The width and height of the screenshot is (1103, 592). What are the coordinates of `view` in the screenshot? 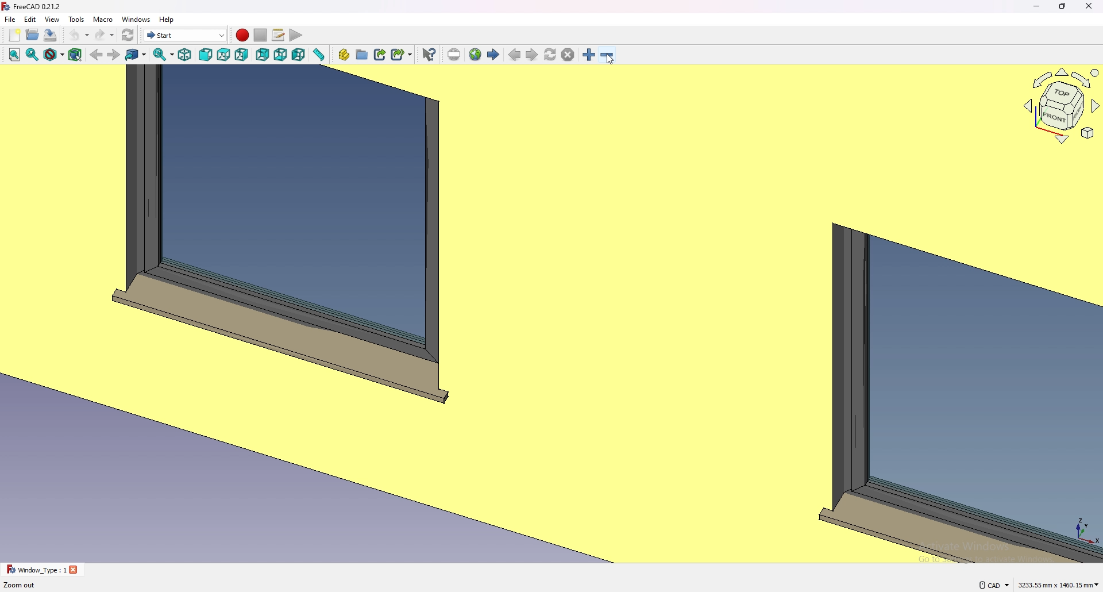 It's located at (52, 20).